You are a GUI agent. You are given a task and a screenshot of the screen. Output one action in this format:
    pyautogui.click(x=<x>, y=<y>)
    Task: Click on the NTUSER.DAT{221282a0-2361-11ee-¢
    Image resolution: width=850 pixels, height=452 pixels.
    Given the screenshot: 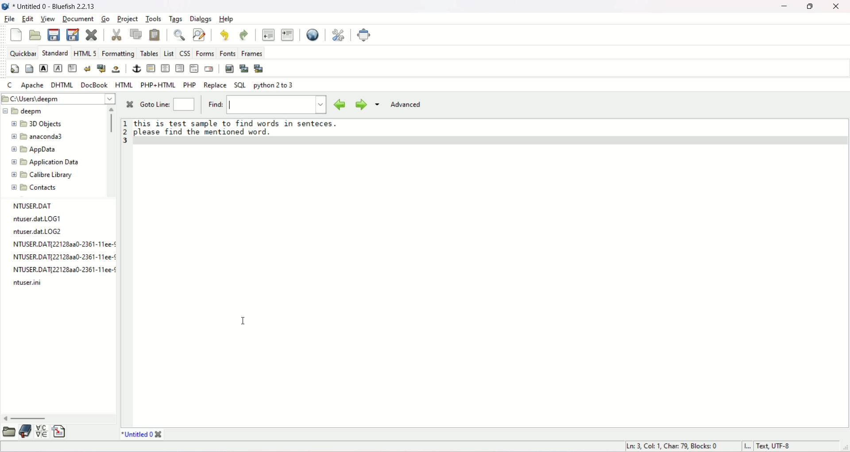 What is the action you would take?
    pyautogui.click(x=62, y=268)
    